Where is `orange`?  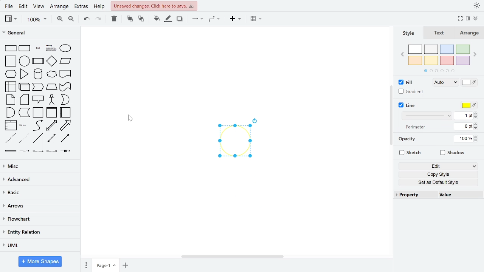 orange is located at coordinates (415, 60).